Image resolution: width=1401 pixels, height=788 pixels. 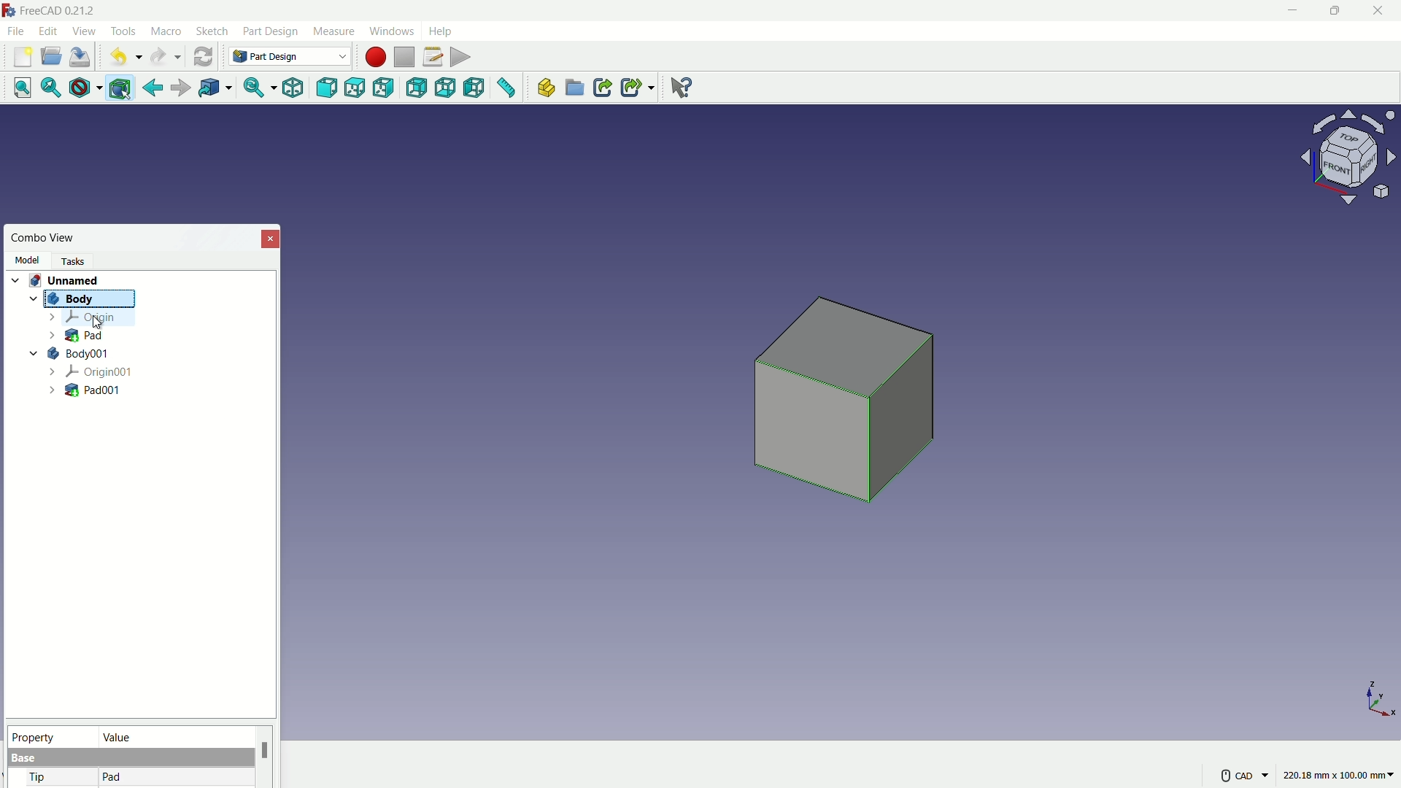 I want to click on make link, so click(x=603, y=89).